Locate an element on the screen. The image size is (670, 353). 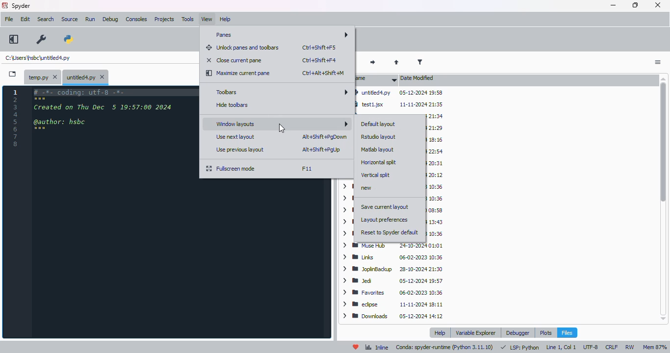
Favorites is located at coordinates (393, 293).